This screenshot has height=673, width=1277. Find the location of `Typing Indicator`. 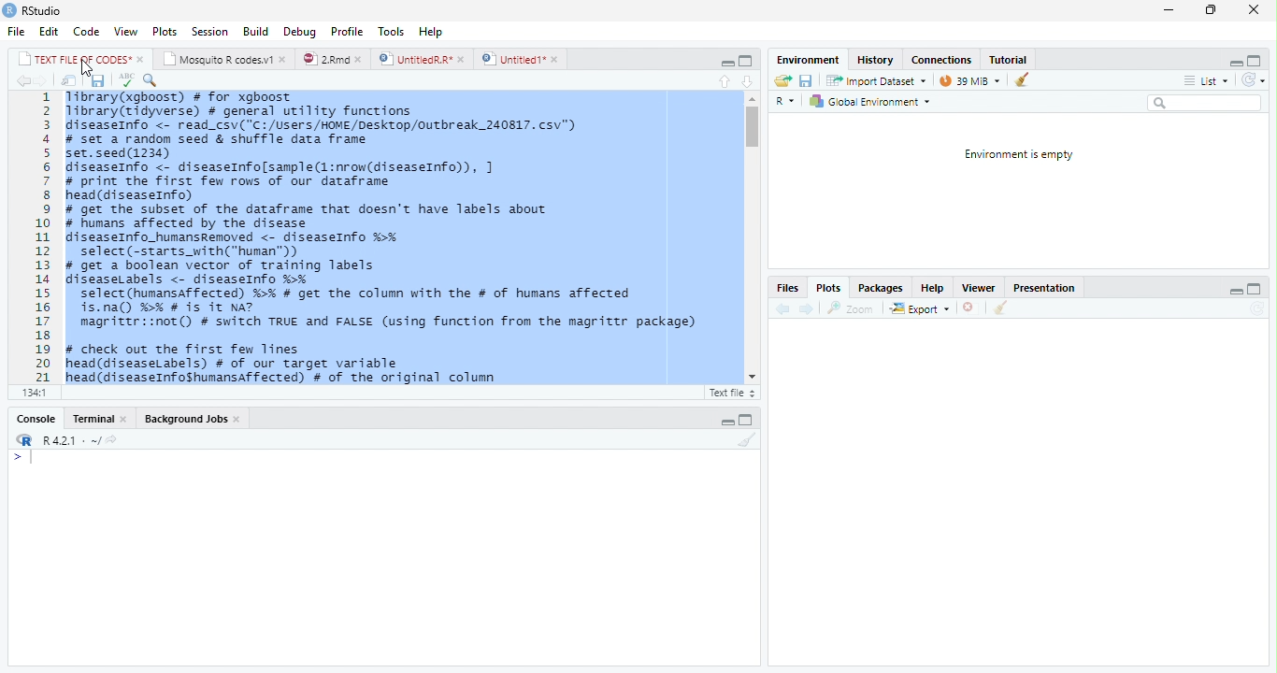

Typing Indicator is located at coordinates (22, 457).